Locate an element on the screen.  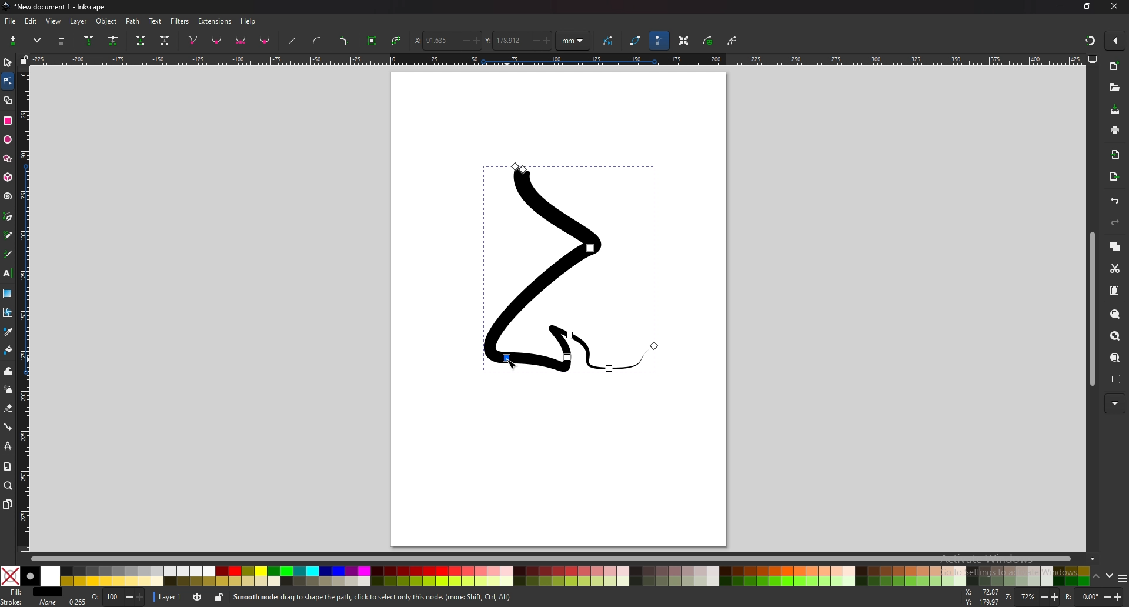
corner is located at coordinates (193, 40).